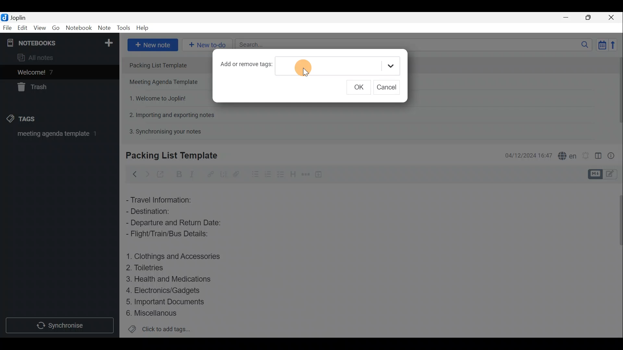 This screenshot has width=623, height=350. What do you see at coordinates (246, 66) in the screenshot?
I see `Add or remove tags` at bounding box center [246, 66].